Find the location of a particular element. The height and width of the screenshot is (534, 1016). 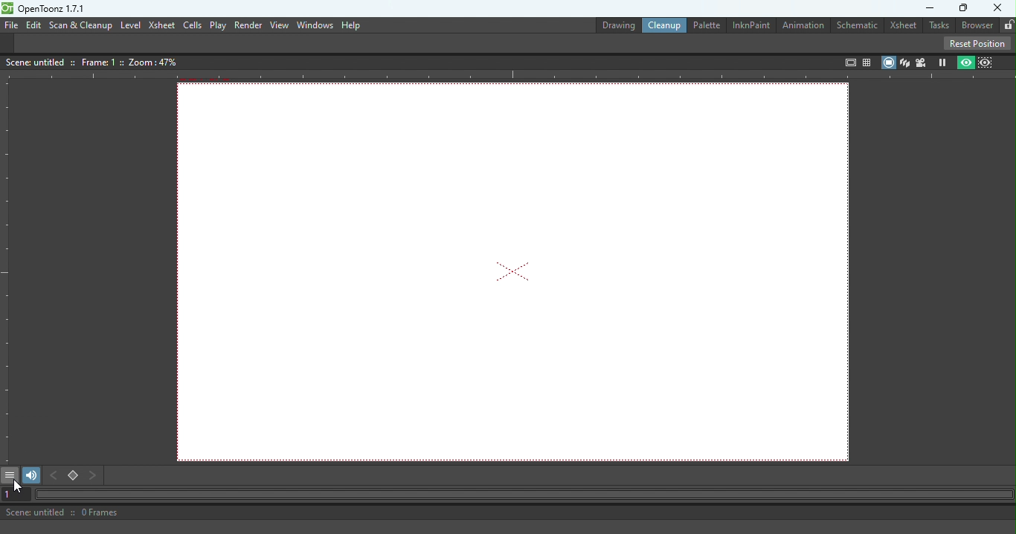

3D View is located at coordinates (904, 61).